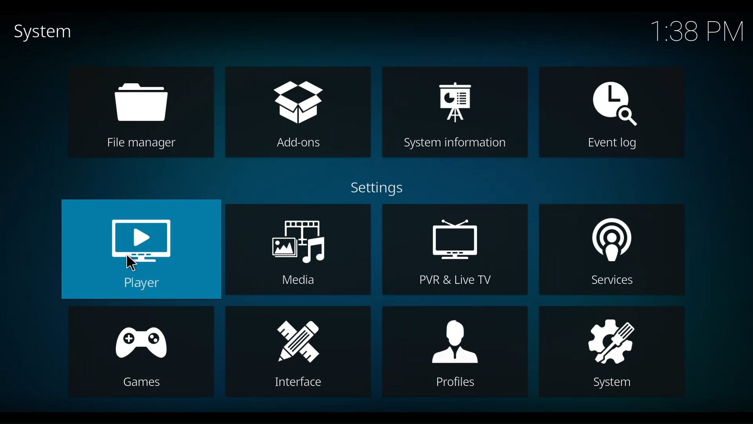 This screenshot has height=424, width=753. What do you see at coordinates (299, 351) in the screenshot?
I see `Interface` at bounding box center [299, 351].